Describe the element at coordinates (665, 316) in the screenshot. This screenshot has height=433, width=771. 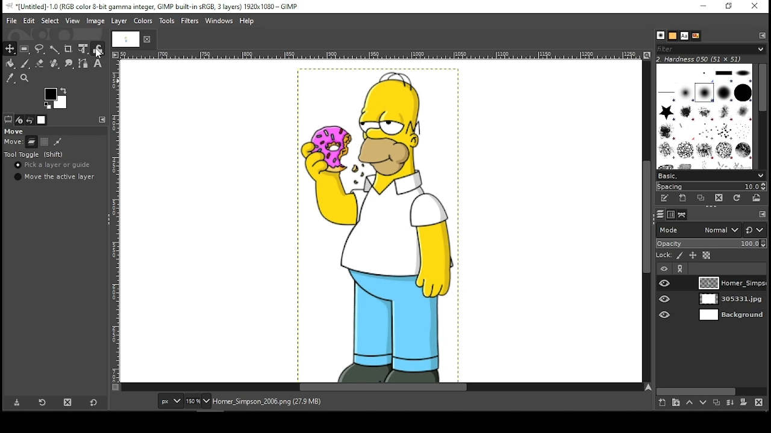
I see `layer visibility on/off` at that location.